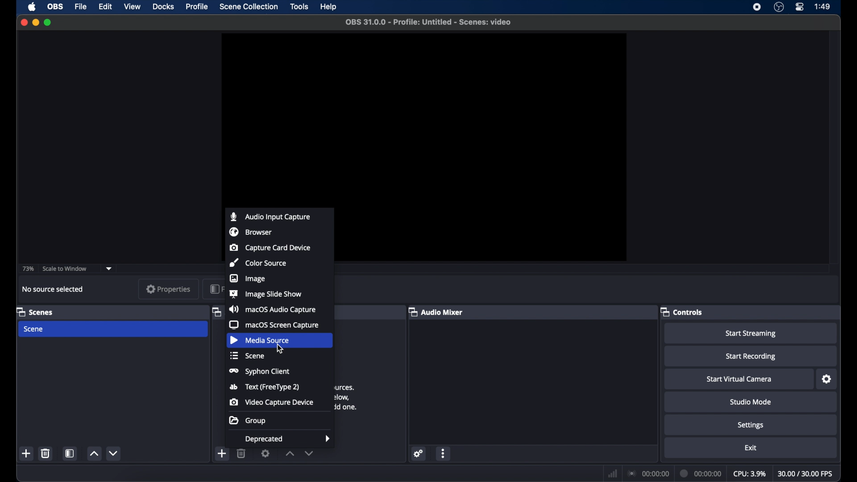  What do you see at coordinates (198, 7) in the screenshot?
I see `profile` at bounding box center [198, 7].